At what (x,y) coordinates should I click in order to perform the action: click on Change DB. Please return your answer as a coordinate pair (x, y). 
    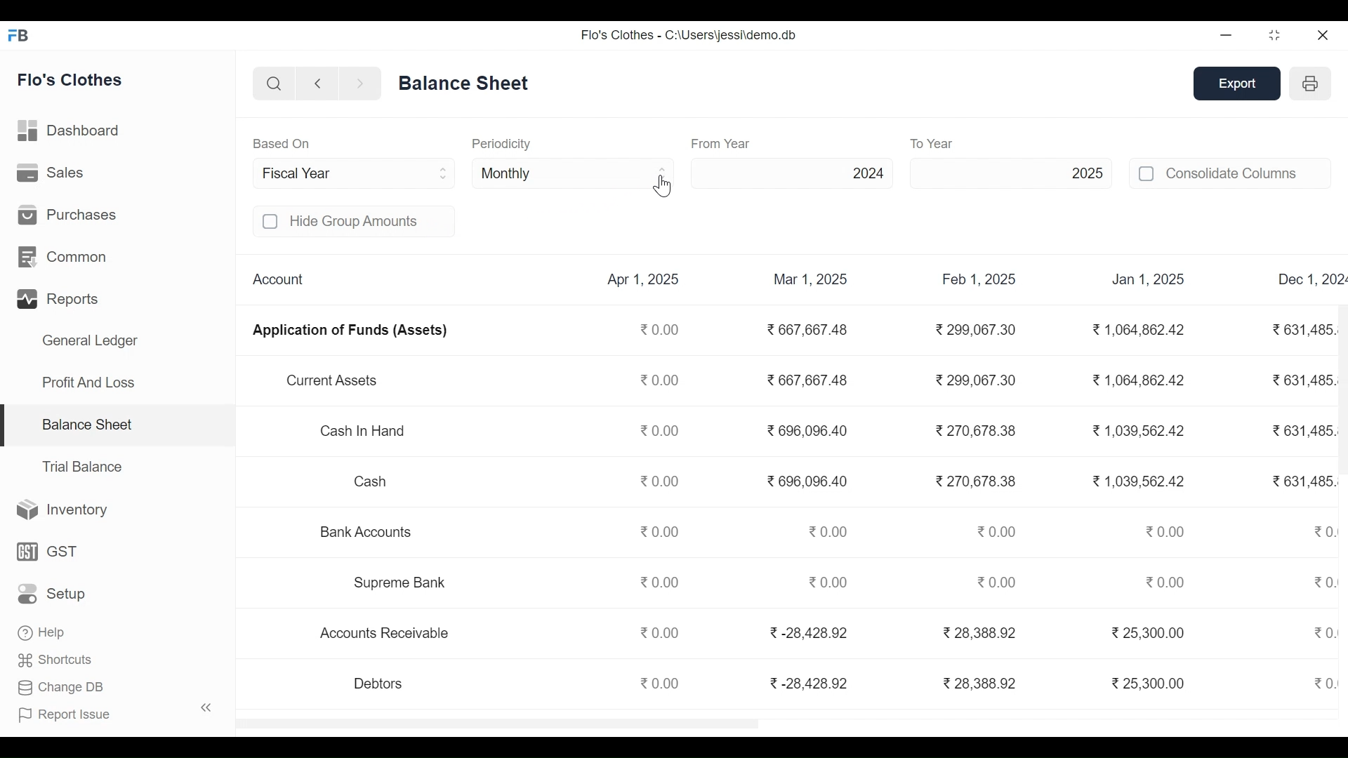
    Looking at the image, I should click on (61, 686).